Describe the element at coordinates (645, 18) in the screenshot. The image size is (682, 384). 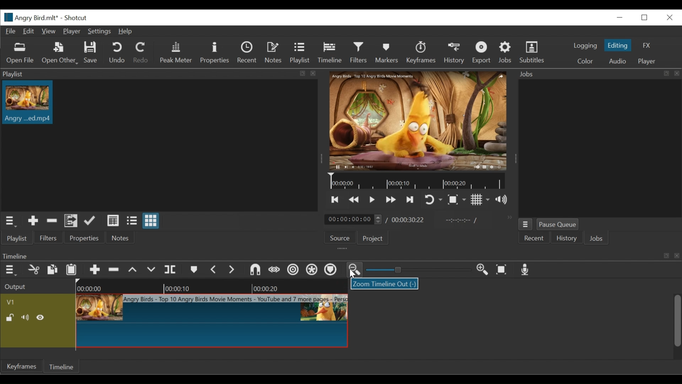
I see `Restore` at that location.